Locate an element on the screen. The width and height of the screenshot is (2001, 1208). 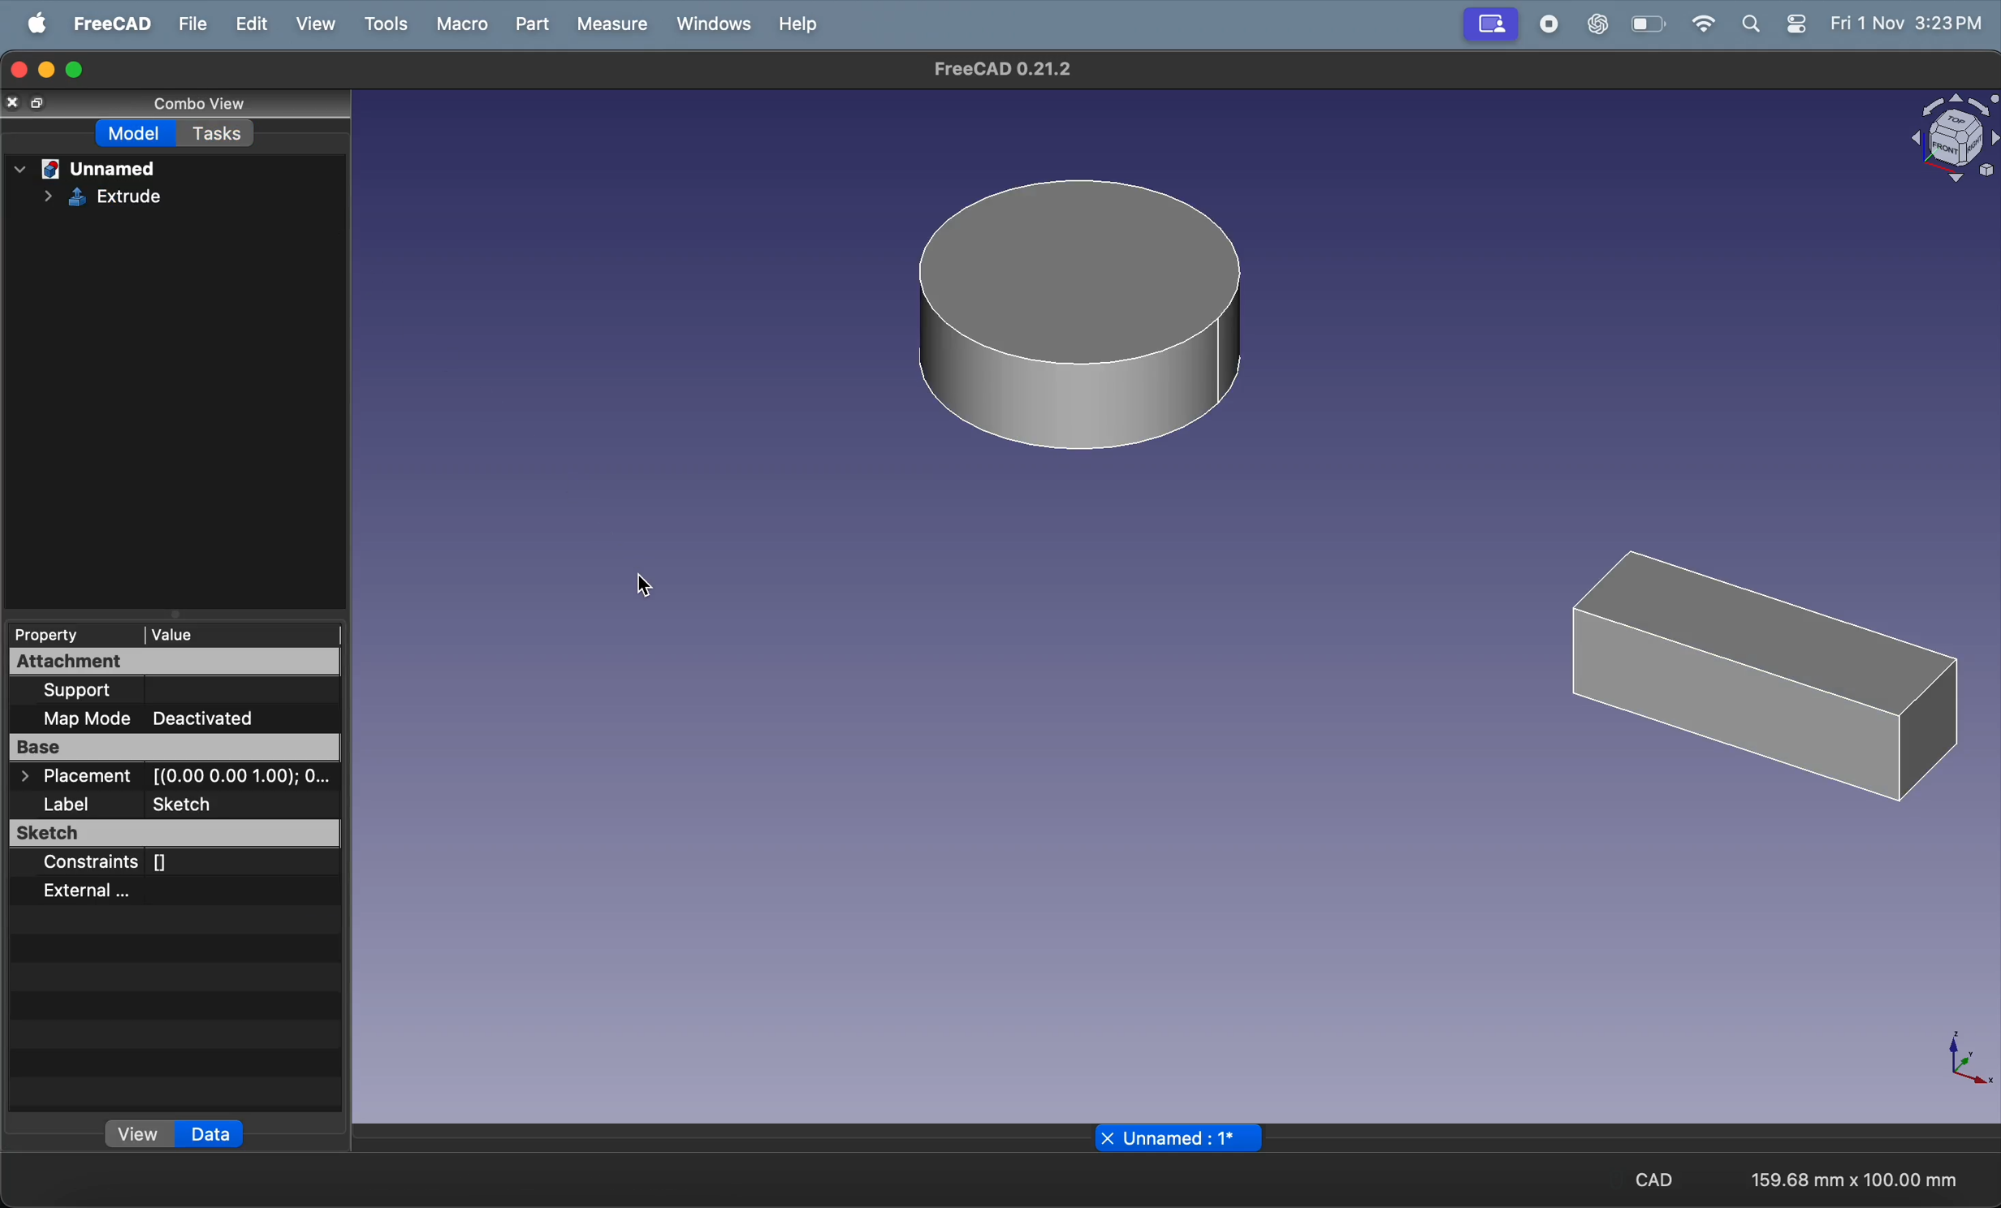
159.68 mm x 100.00 mm is located at coordinates (1841, 1180).